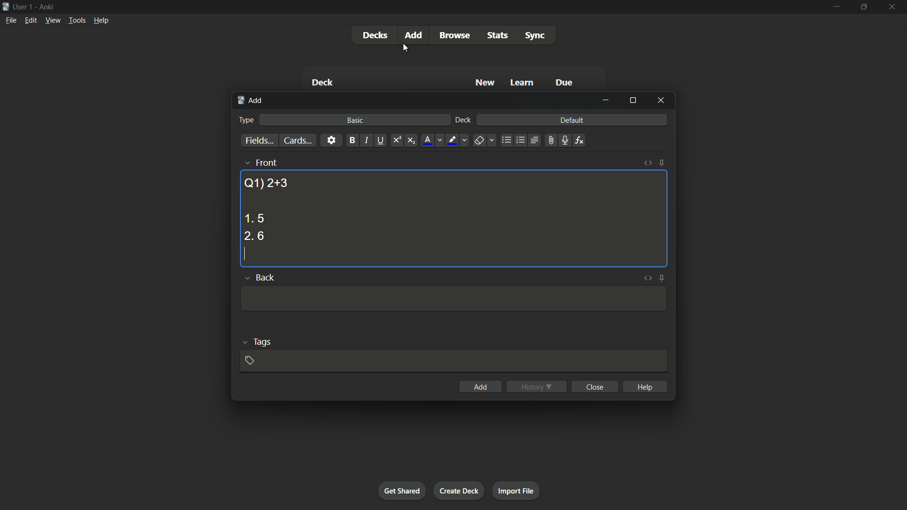 Image resolution: width=907 pixels, height=510 pixels. Describe the element at coordinates (356, 120) in the screenshot. I see `basic` at that location.